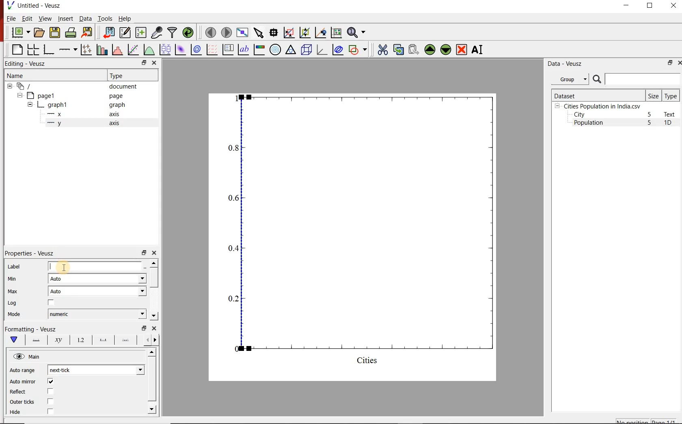 The width and height of the screenshot is (682, 424). Describe the element at coordinates (143, 328) in the screenshot. I see `restore` at that location.